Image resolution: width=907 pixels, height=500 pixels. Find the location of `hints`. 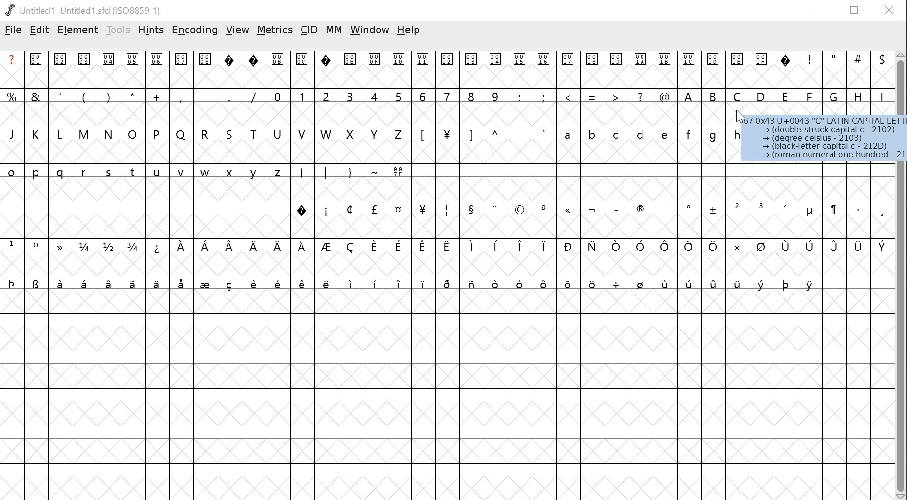

hints is located at coordinates (151, 30).